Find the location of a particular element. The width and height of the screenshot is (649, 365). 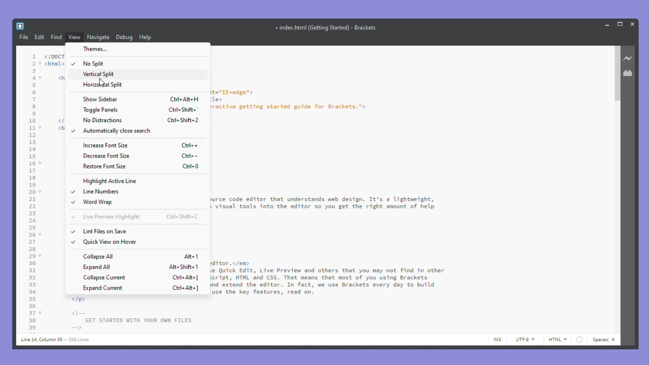

code fold is located at coordinates (41, 257).